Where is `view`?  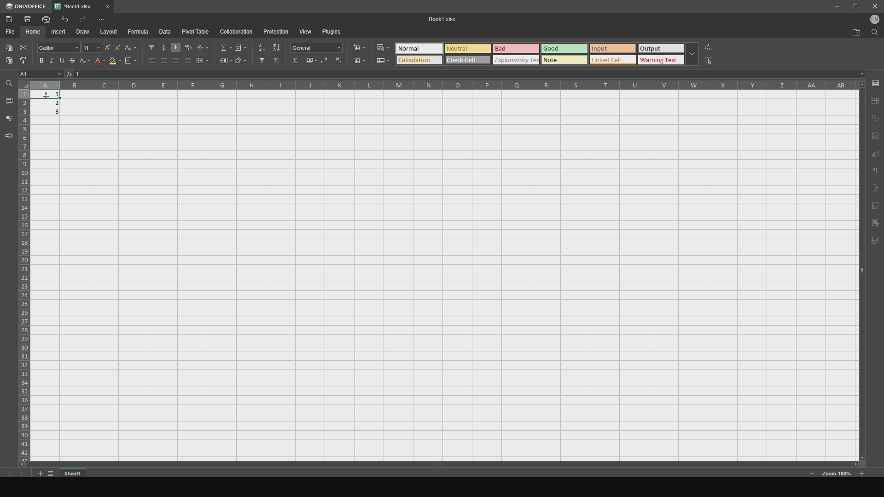
view is located at coordinates (306, 30).